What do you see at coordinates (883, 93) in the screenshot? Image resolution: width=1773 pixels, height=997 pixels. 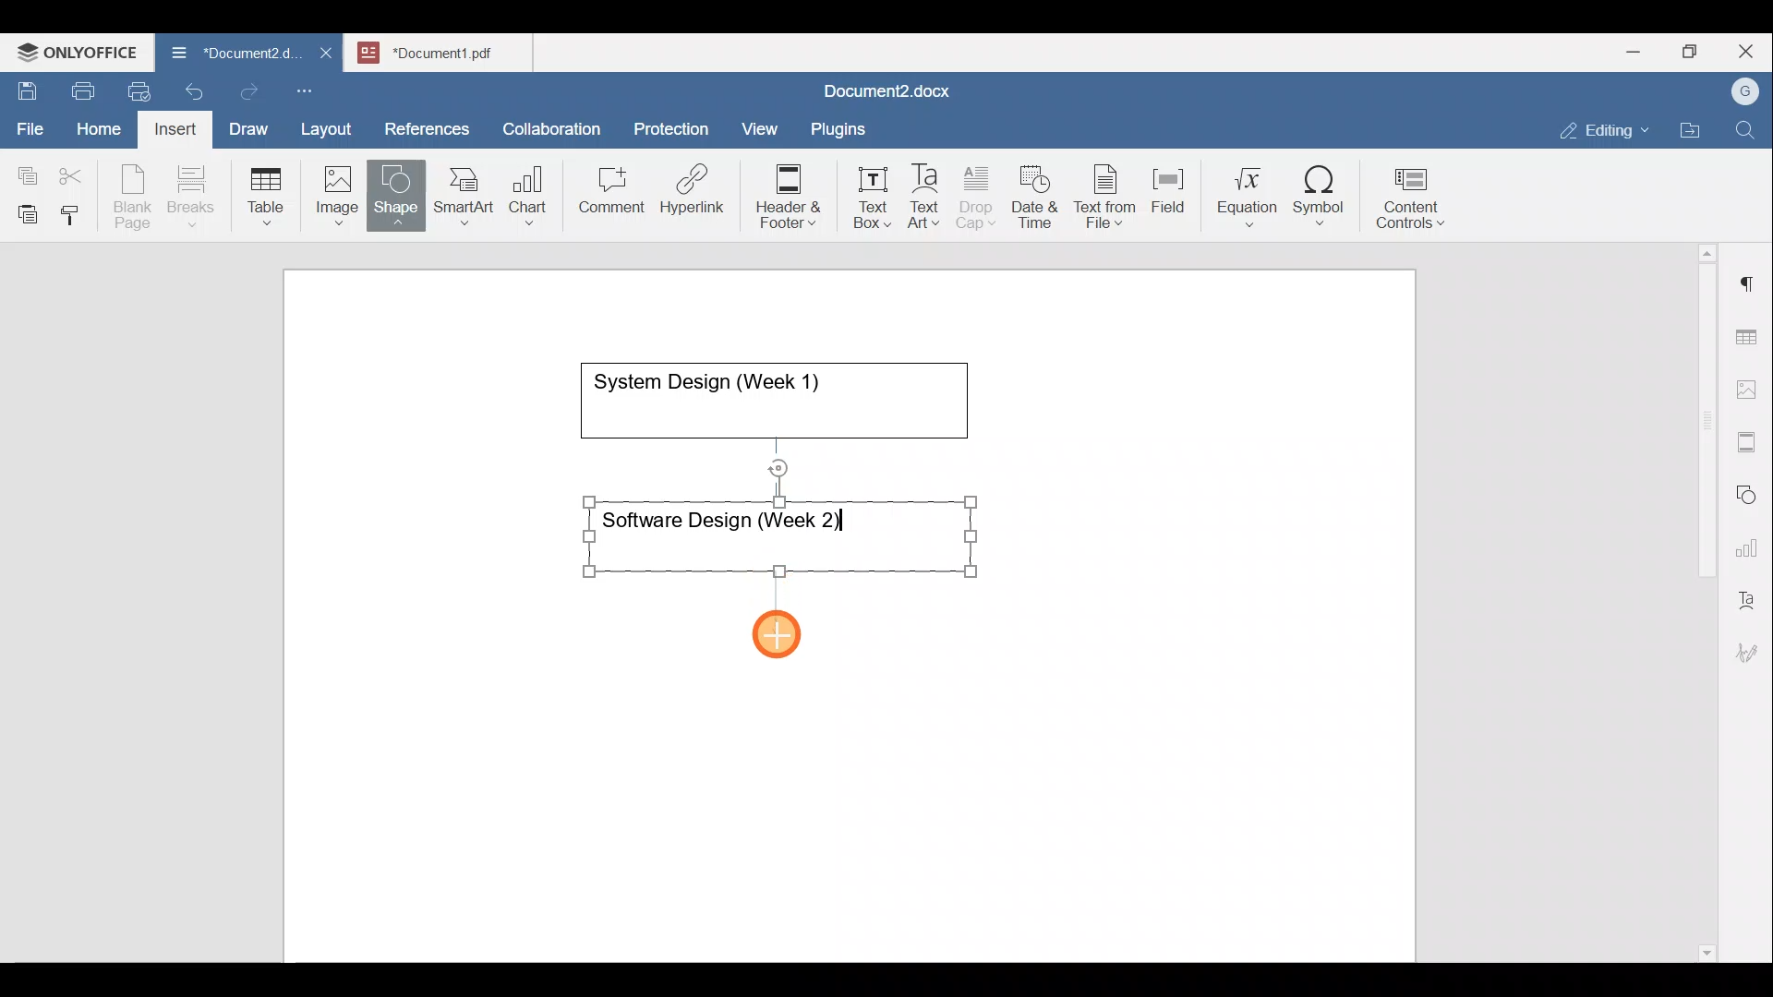 I see `Document name` at bounding box center [883, 93].